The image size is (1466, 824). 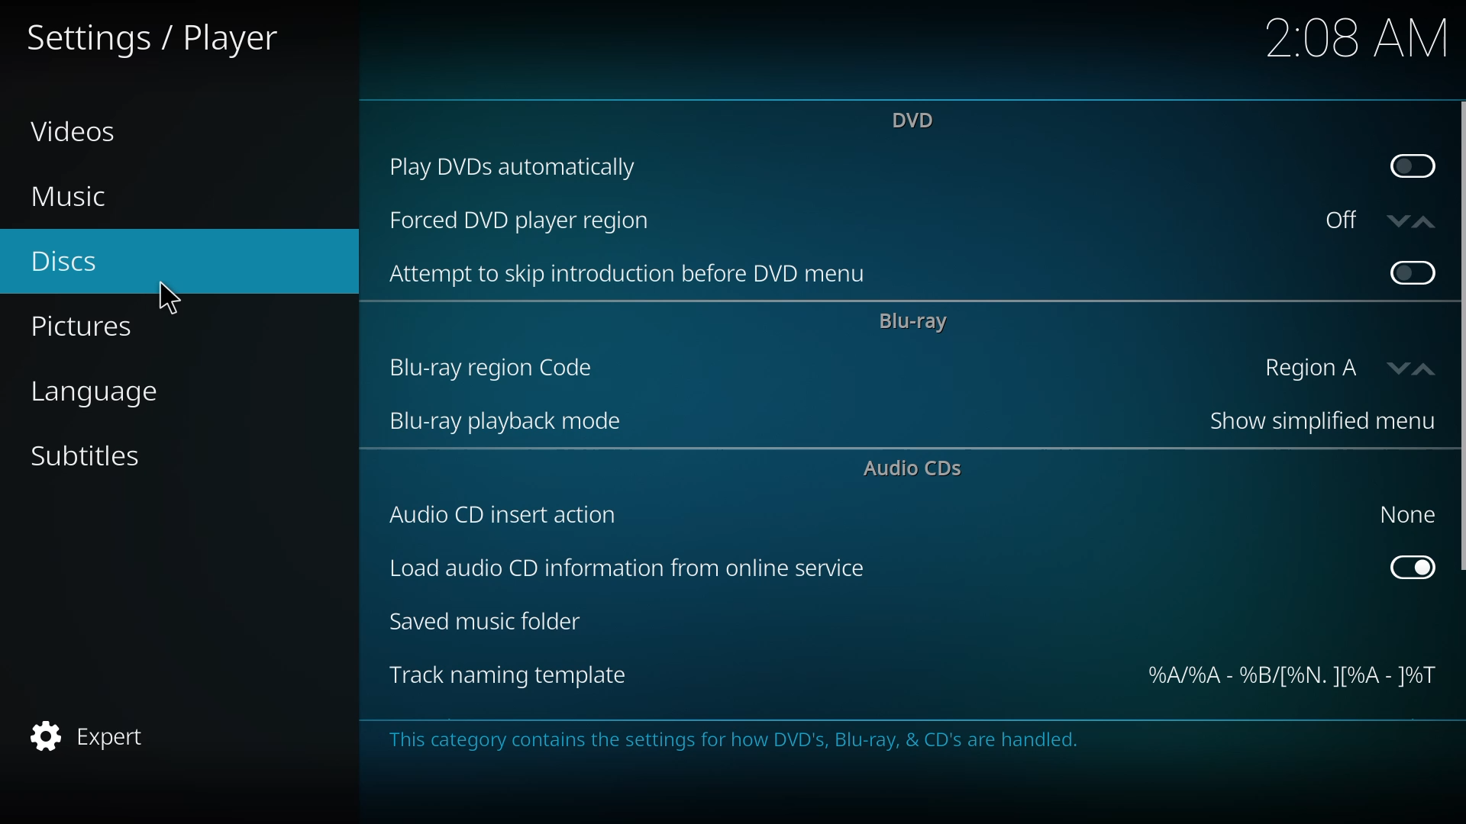 What do you see at coordinates (75, 130) in the screenshot?
I see `videos` at bounding box center [75, 130].